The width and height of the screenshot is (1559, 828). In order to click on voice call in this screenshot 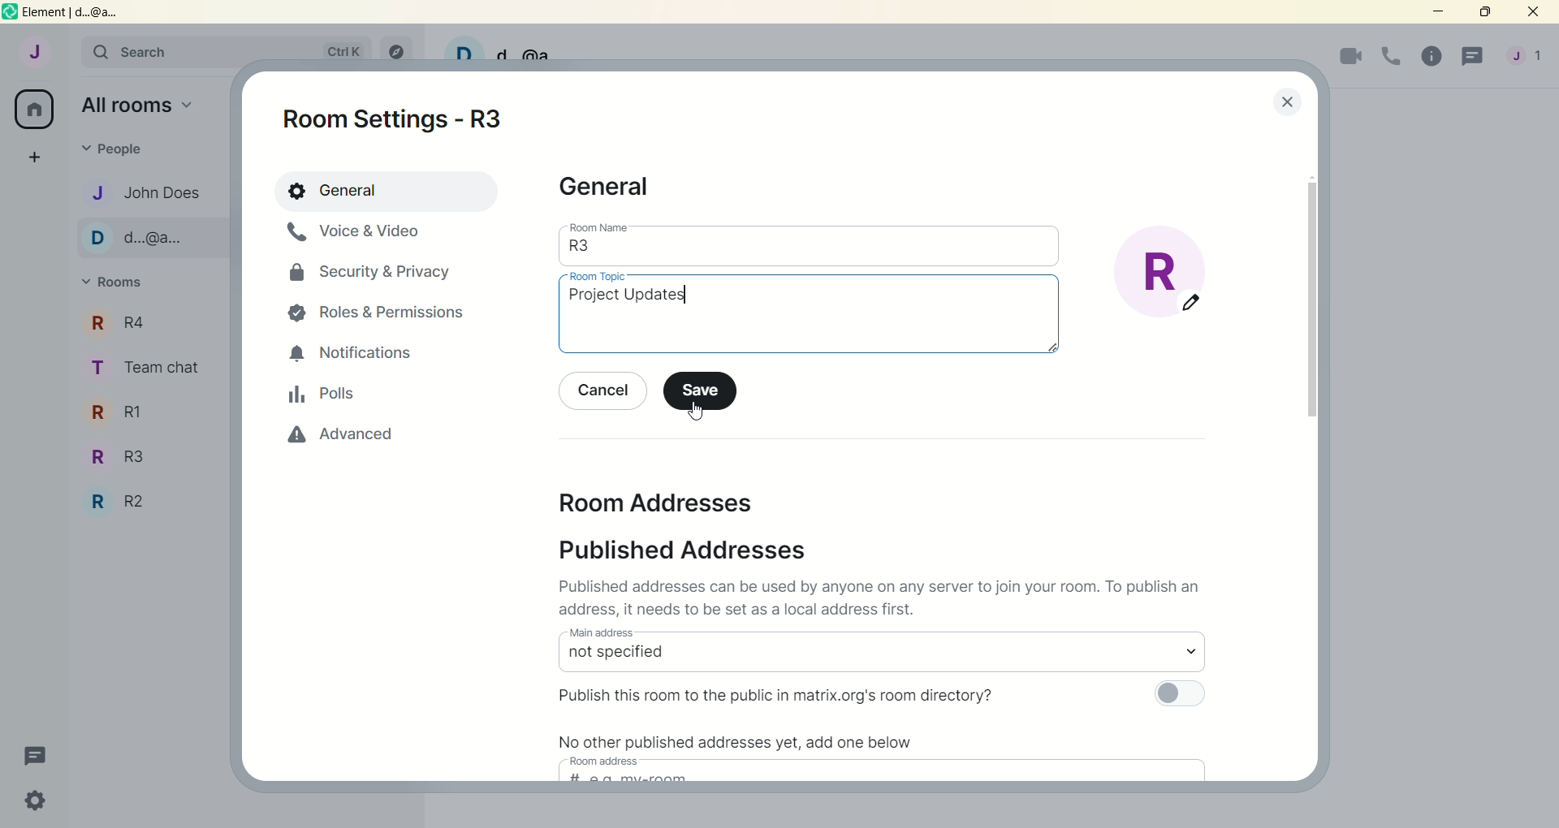, I will do `click(1392, 55)`.